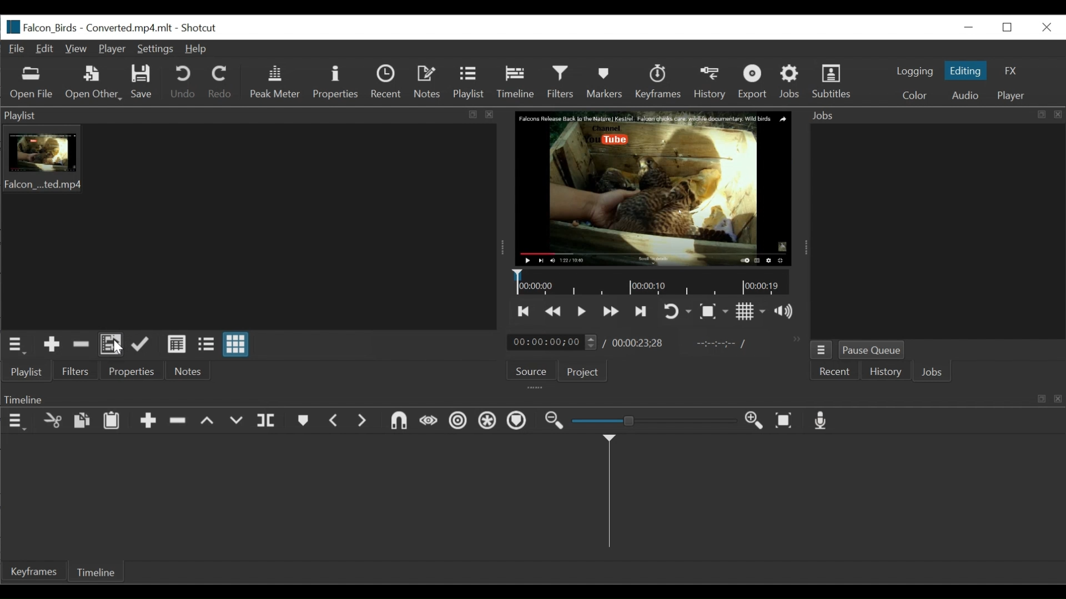 The height and width of the screenshot is (599, 1066). Describe the element at coordinates (235, 421) in the screenshot. I see `Overwrite` at that location.